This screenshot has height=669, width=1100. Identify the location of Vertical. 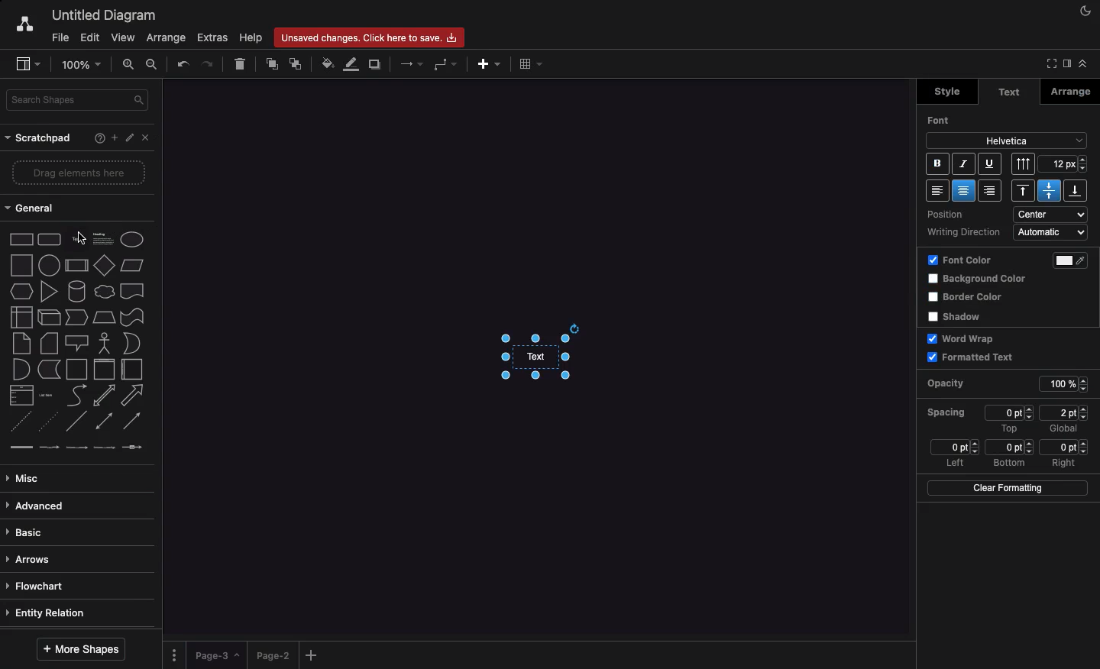
(1024, 163).